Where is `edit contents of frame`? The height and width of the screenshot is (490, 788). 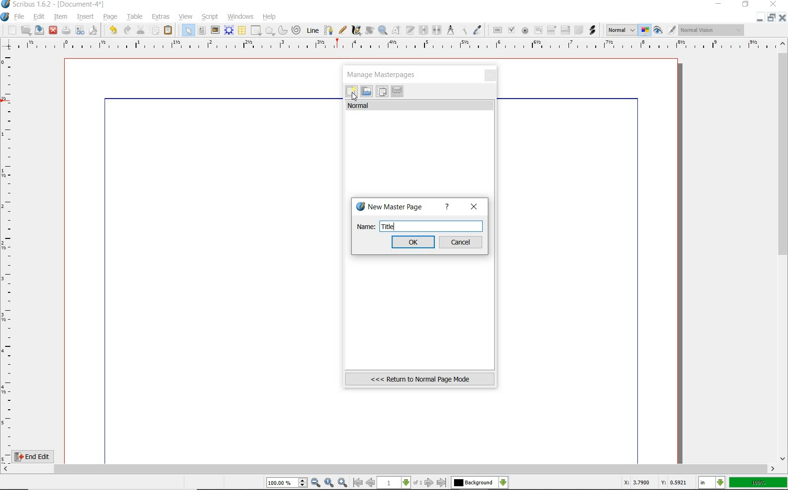 edit contents of frame is located at coordinates (397, 31).